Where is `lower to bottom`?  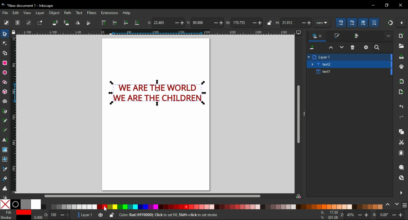
lower to bottom is located at coordinates (137, 23).